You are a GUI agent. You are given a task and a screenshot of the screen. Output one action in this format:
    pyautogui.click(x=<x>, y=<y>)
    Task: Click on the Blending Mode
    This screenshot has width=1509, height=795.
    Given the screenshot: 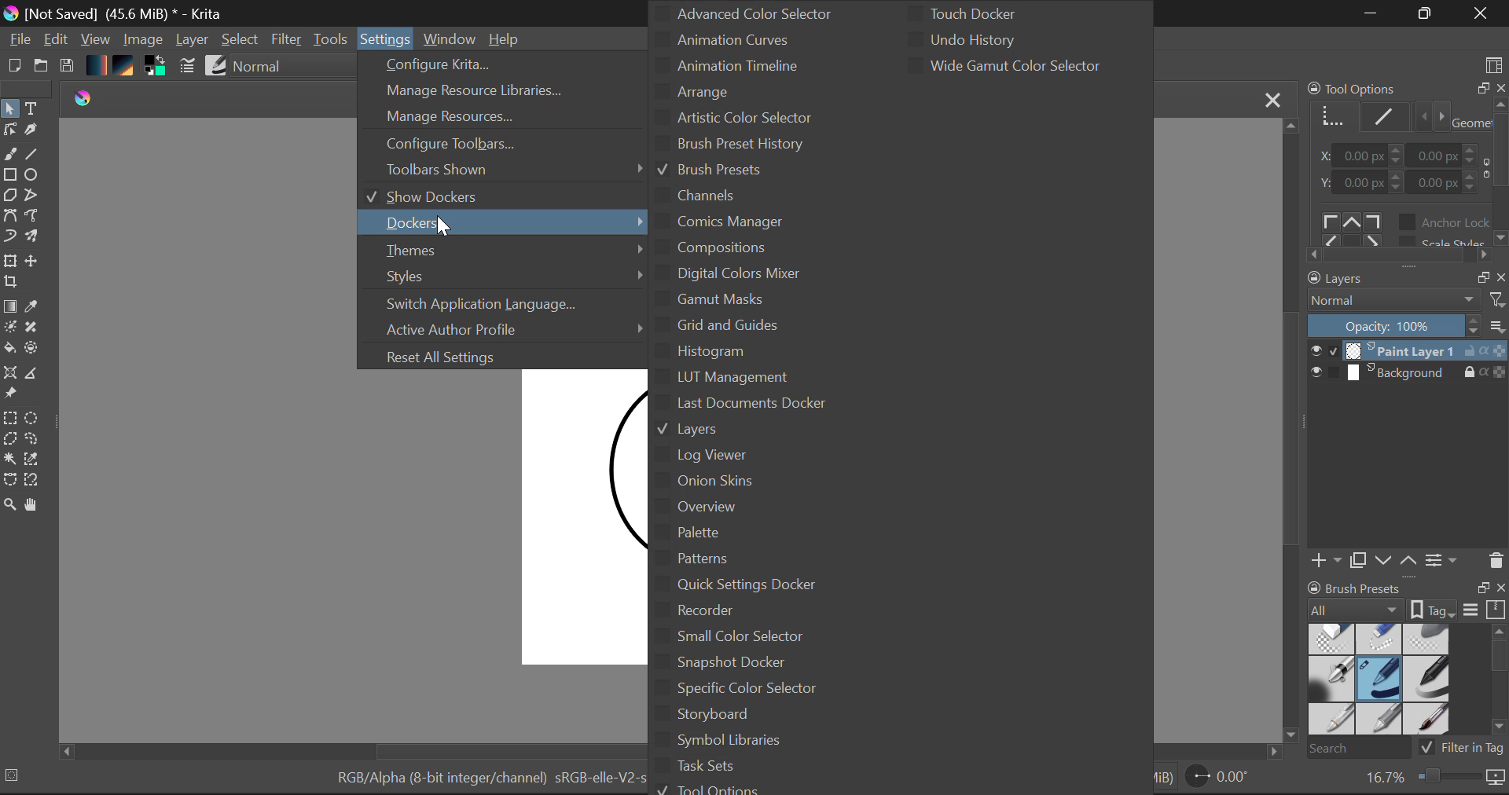 What is the action you would take?
    pyautogui.click(x=1407, y=302)
    